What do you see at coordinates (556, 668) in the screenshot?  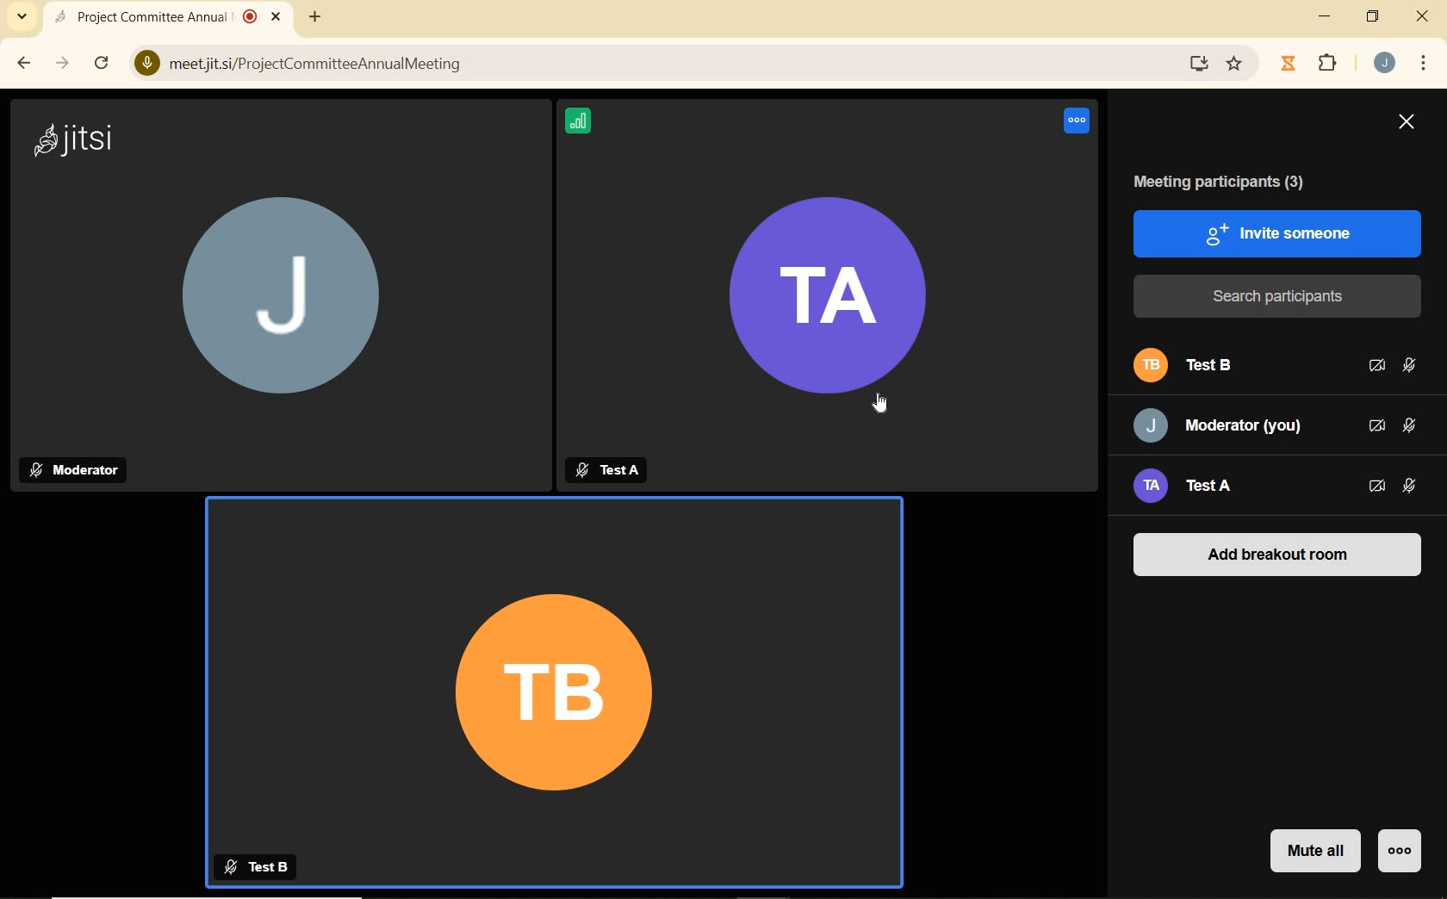 I see `TB` at bounding box center [556, 668].